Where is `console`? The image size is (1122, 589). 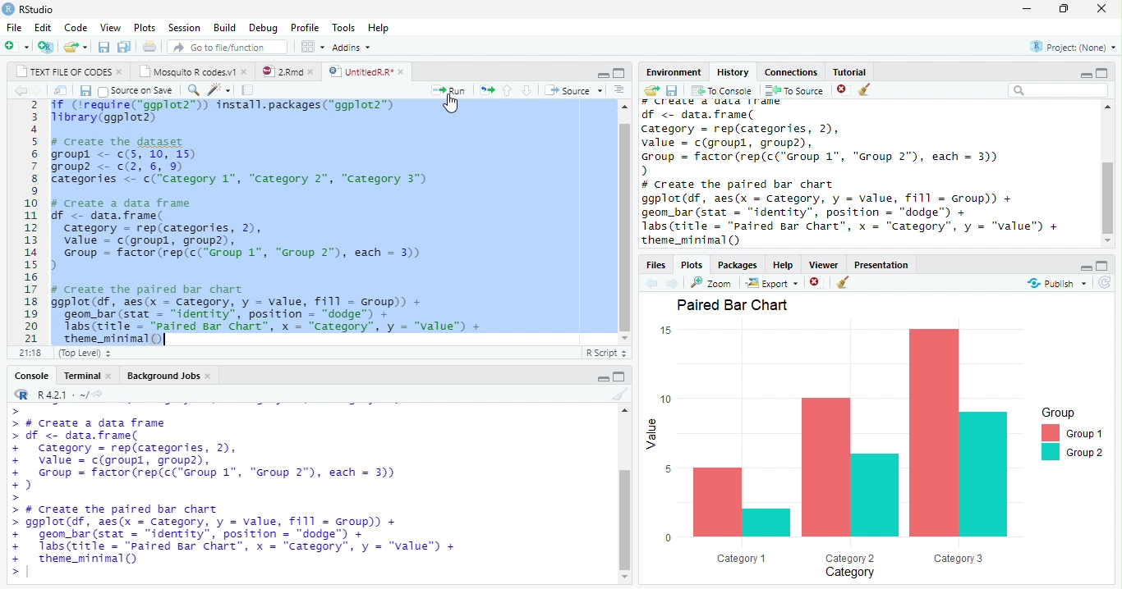 console is located at coordinates (31, 376).